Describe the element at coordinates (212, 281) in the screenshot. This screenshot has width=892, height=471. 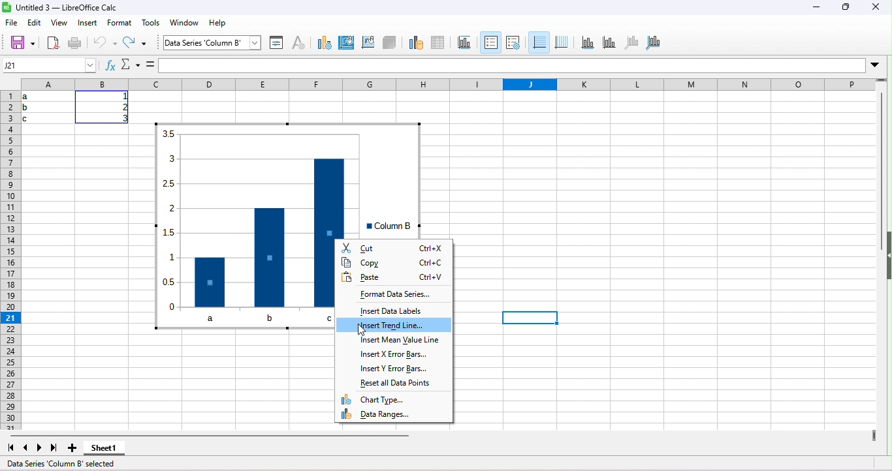
I see `data point1` at that location.